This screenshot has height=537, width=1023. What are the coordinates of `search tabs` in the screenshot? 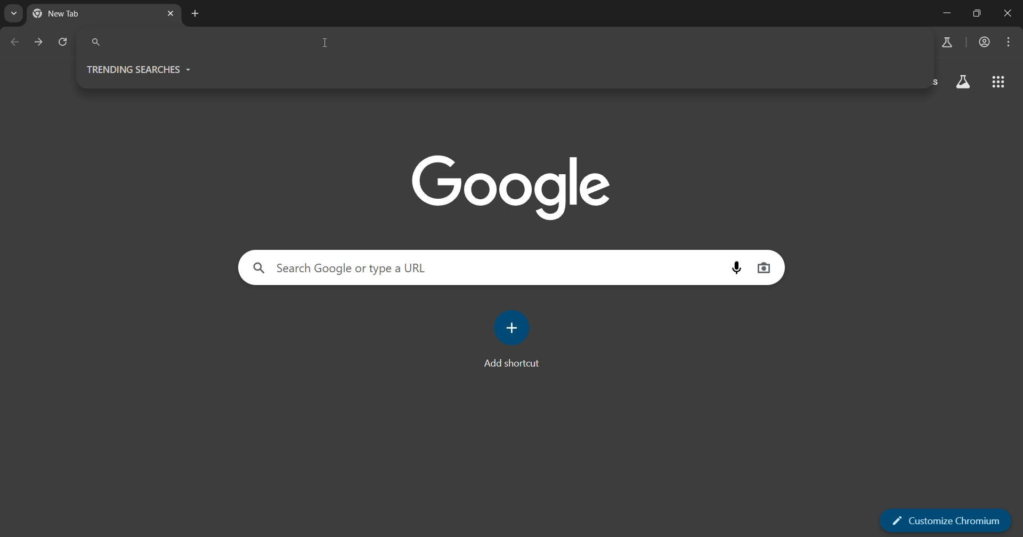 It's located at (13, 13).